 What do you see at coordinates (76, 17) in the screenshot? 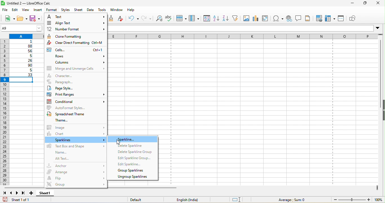
I see `text` at bounding box center [76, 17].